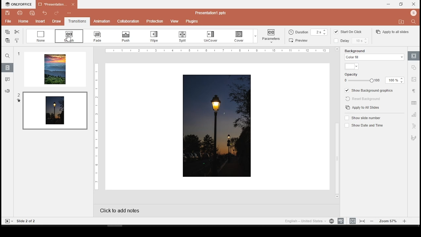  What do you see at coordinates (7, 32) in the screenshot?
I see `copy` at bounding box center [7, 32].